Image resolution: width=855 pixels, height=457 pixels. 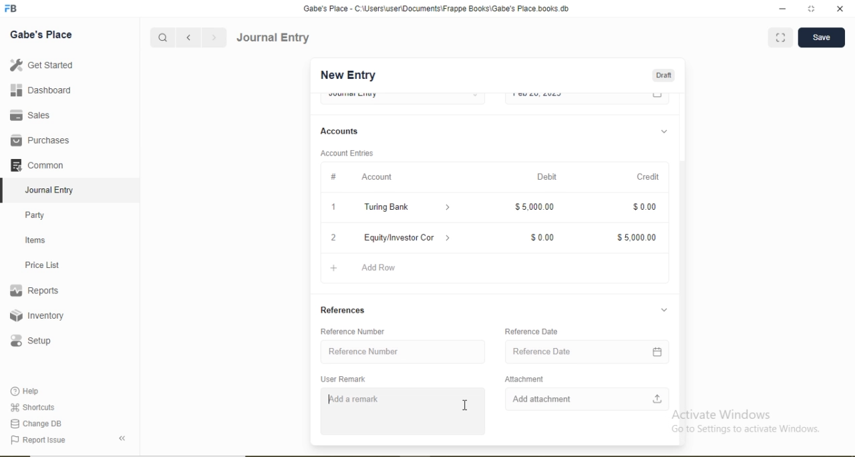 What do you see at coordinates (663, 132) in the screenshot?
I see `Dropdown` at bounding box center [663, 132].